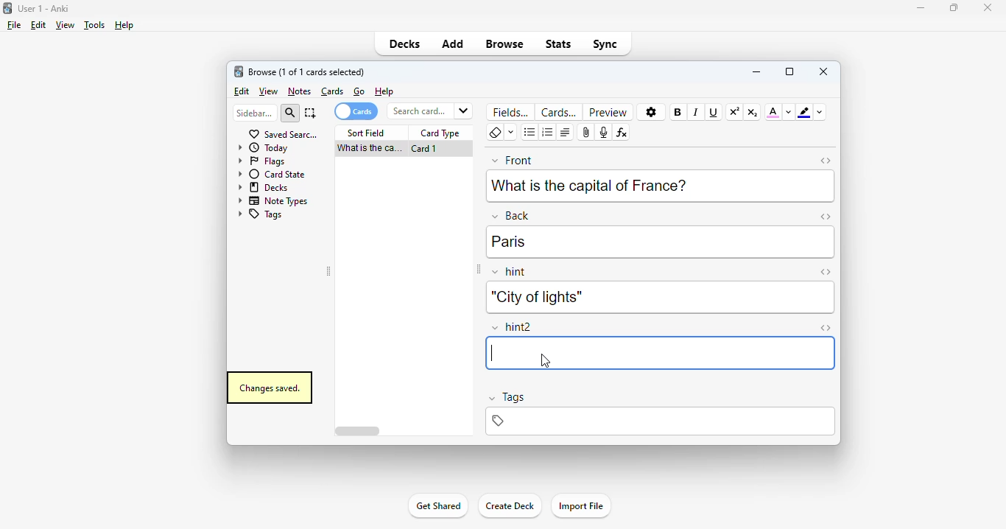 This screenshot has width=1006, height=529. I want to click on sort field, so click(366, 133).